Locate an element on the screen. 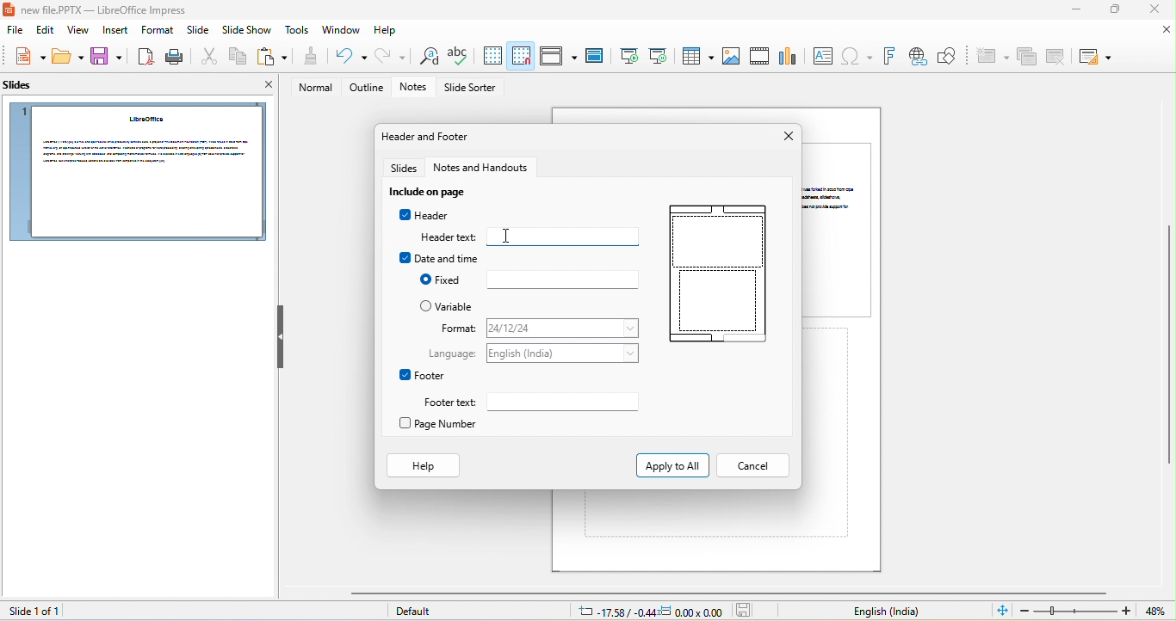 The width and height of the screenshot is (1176, 621). fixed is located at coordinates (561, 280).